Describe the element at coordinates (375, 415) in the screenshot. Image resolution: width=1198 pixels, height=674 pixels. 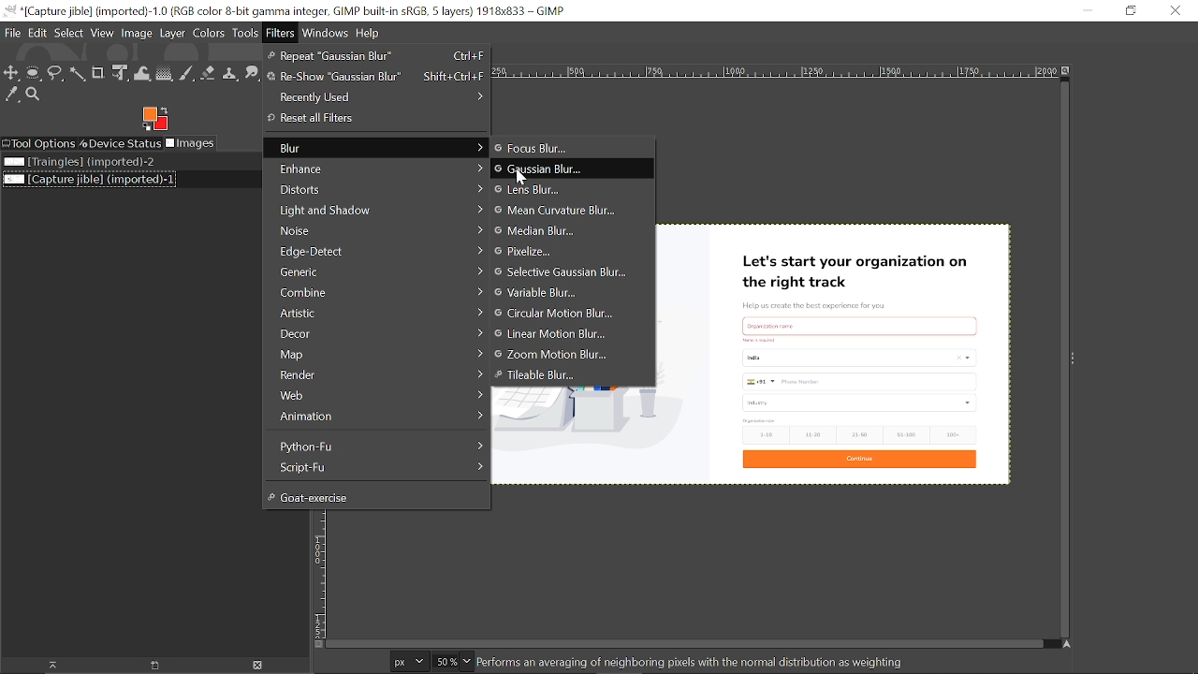
I see `Animation` at that location.